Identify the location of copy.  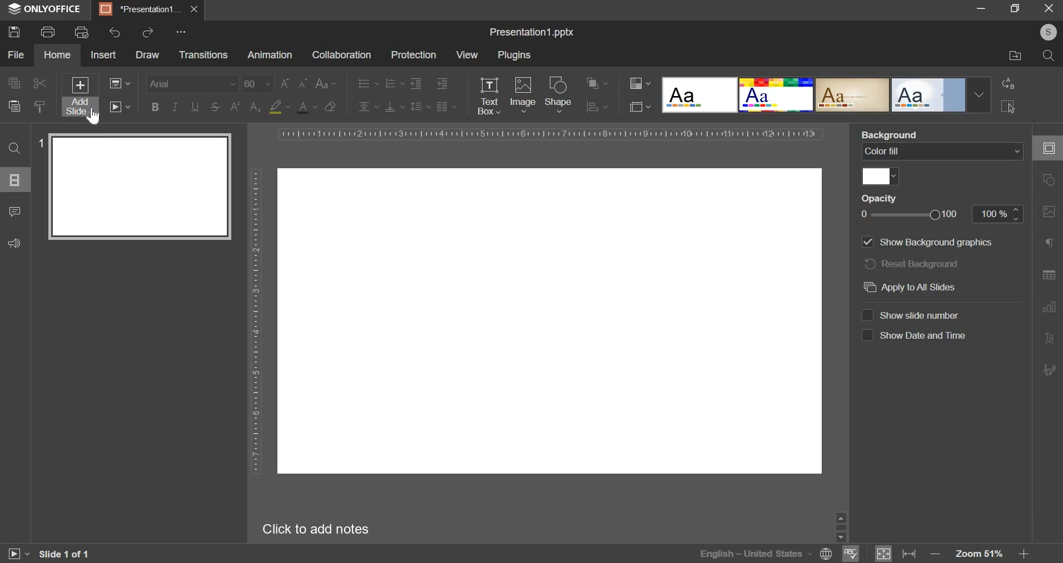
(14, 84).